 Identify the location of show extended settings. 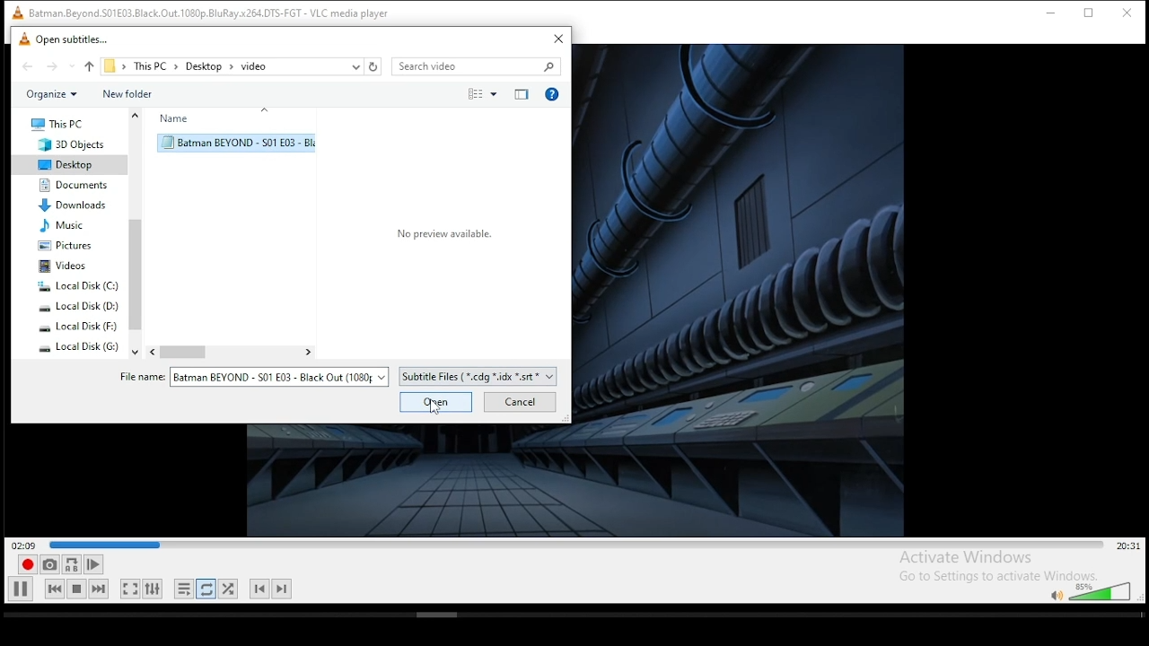
(153, 589).